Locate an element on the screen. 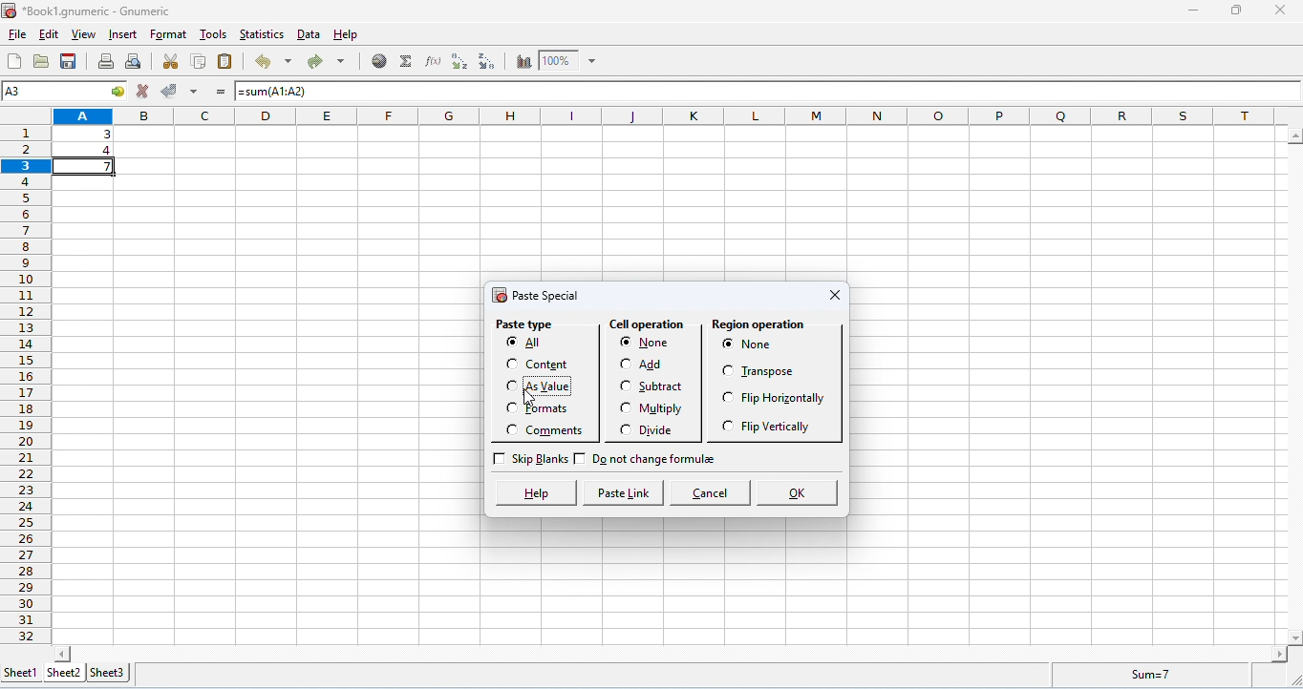 This screenshot has width=1303, height=689. cancel is located at coordinates (710, 491).